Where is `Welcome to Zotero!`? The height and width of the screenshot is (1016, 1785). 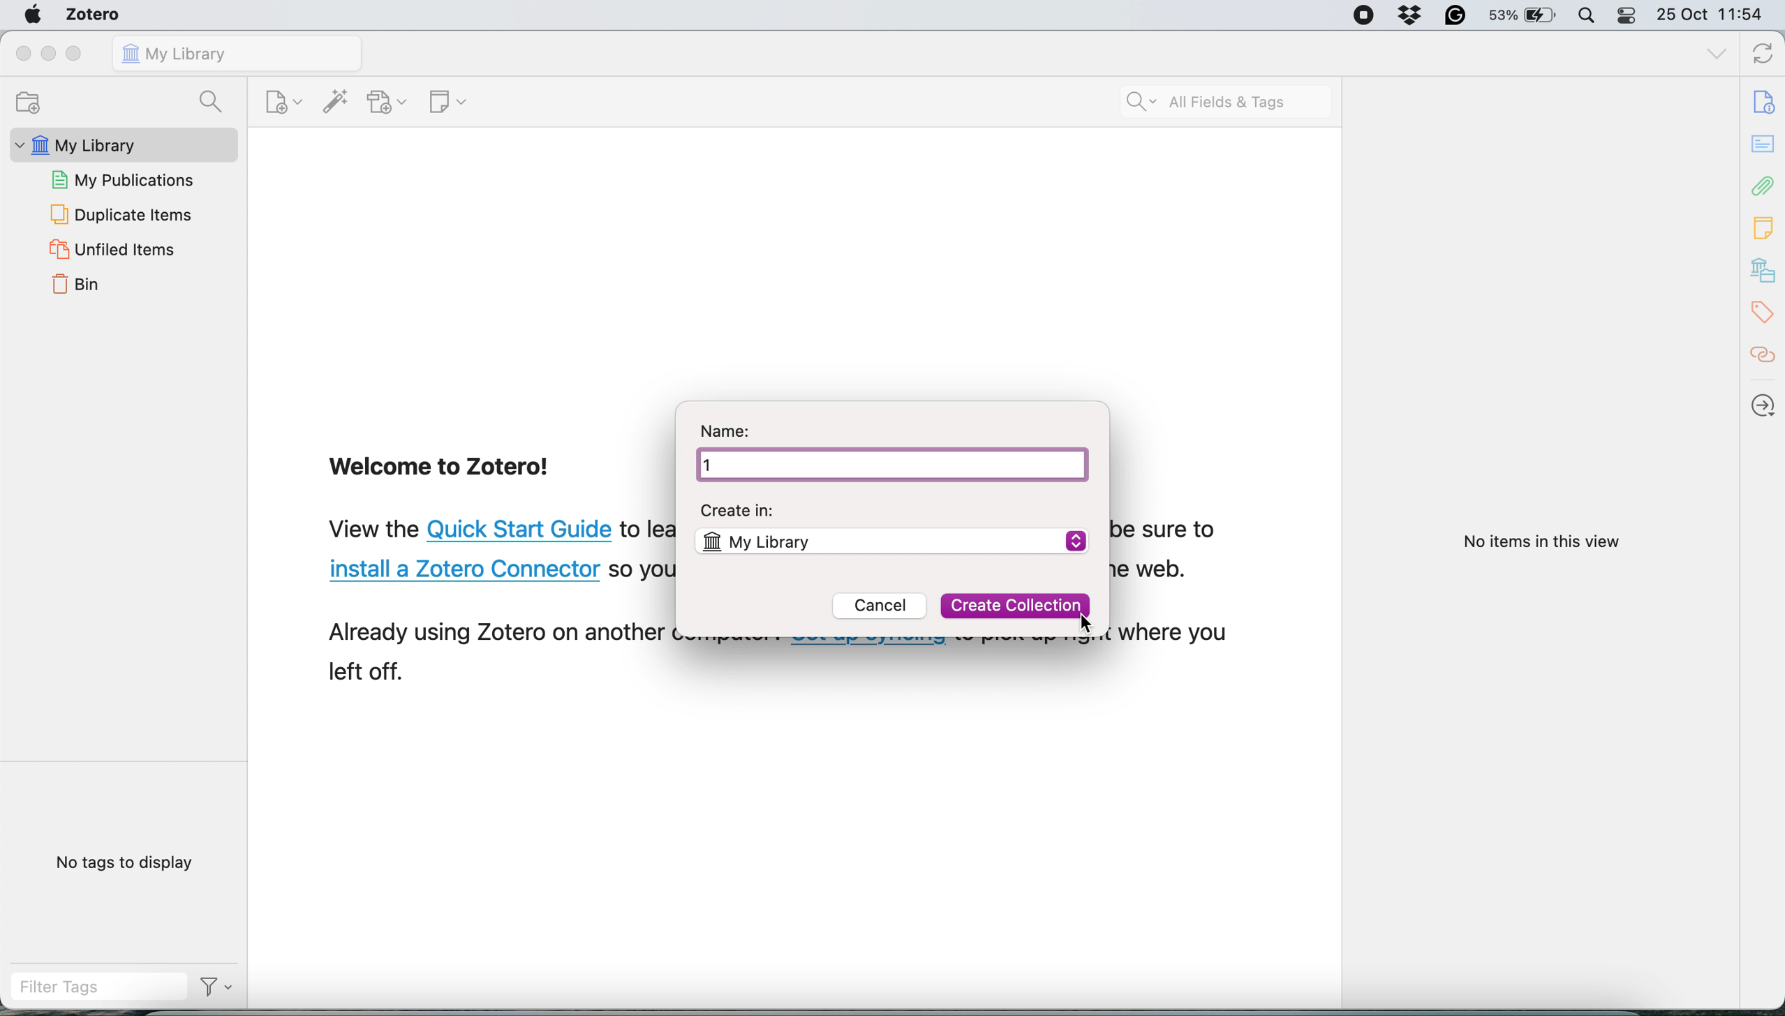
Welcome to Zotero! is located at coordinates (442, 470).